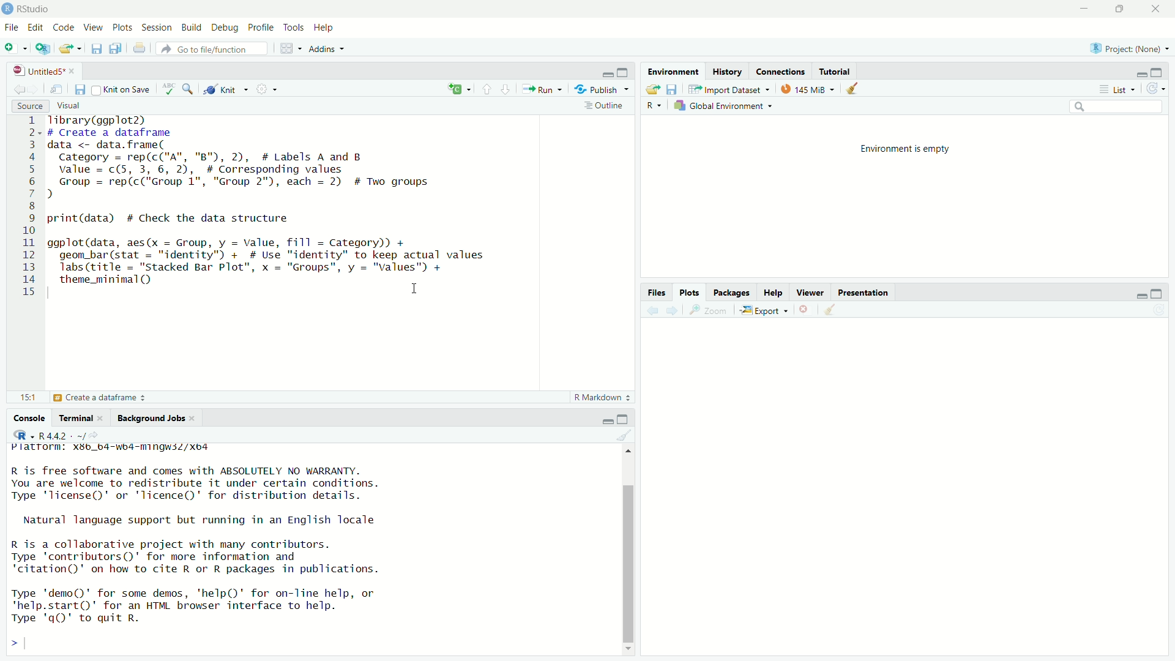 Image resolution: width=1175 pixels, height=661 pixels. Describe the element at coordinates (1159, 72) in the screenshot. I see `Maximize` at that location.